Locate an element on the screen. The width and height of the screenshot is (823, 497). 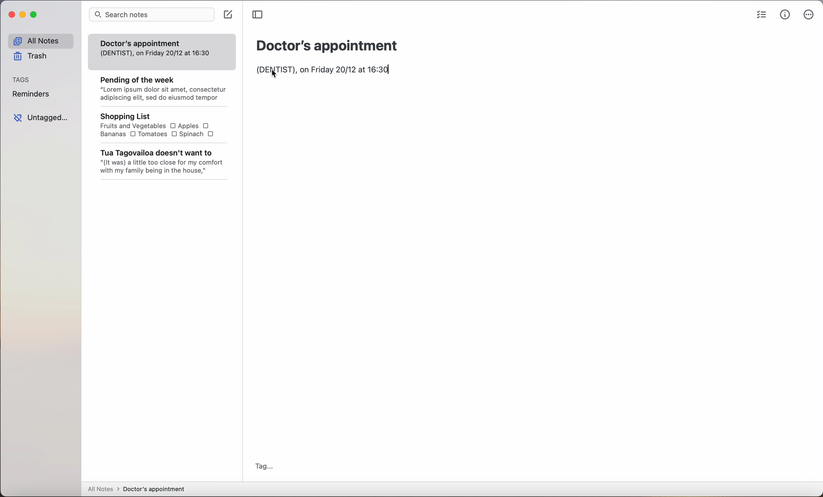
trash is located at coordinates (31, 57).